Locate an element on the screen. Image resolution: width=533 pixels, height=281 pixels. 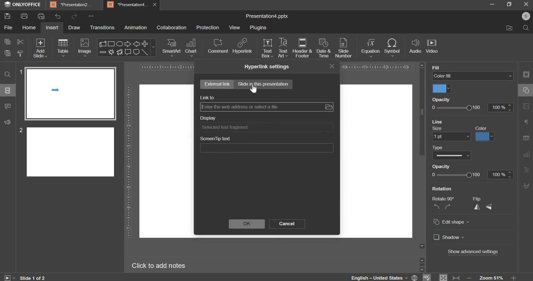
cancel is located at coordinates (287, 224).